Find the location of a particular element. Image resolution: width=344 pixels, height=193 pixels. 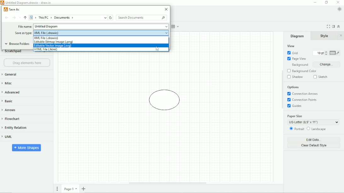

Change is located at coordinates (328, 64).